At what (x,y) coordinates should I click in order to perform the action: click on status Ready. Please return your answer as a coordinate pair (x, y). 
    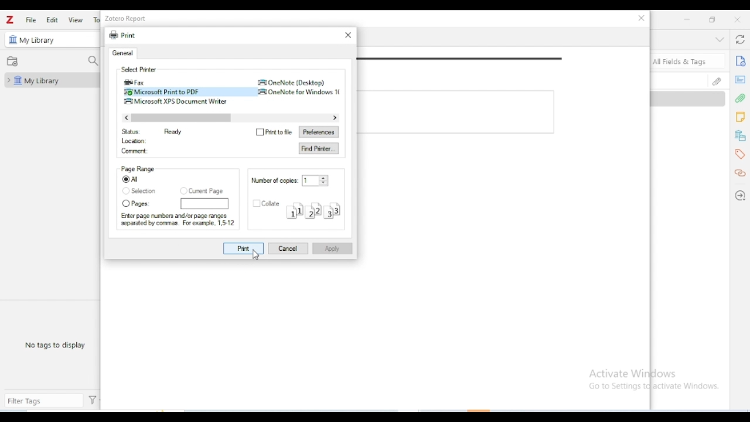
    Looking at the image, I should click on (154, 131).